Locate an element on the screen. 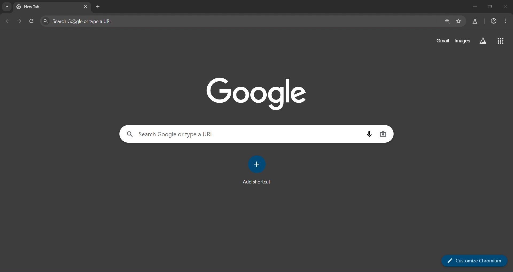  gmail is located at coordinates (442, 41).